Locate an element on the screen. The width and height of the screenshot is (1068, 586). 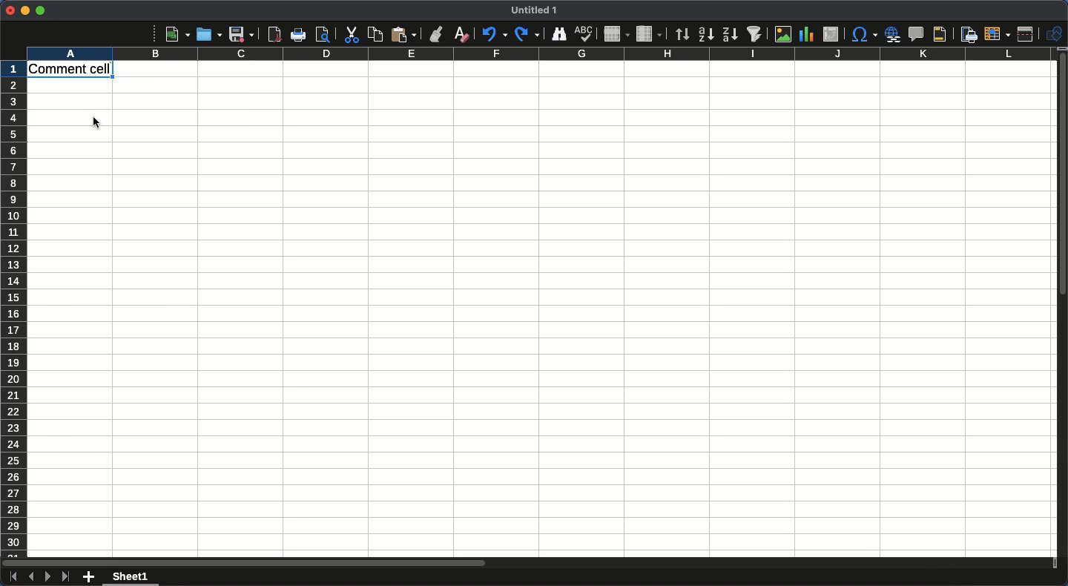
Insert edit or pivot table is located at coordinates (831, 33).